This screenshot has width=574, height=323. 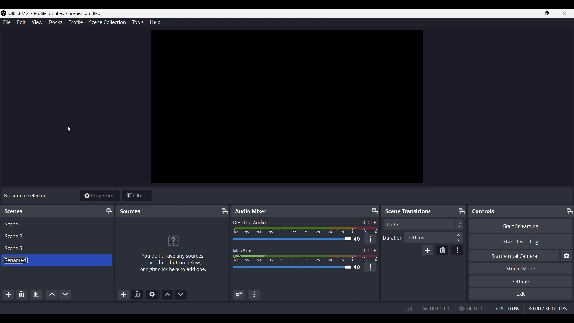 I want to click on Scene 3, so click(x=16, y=249).